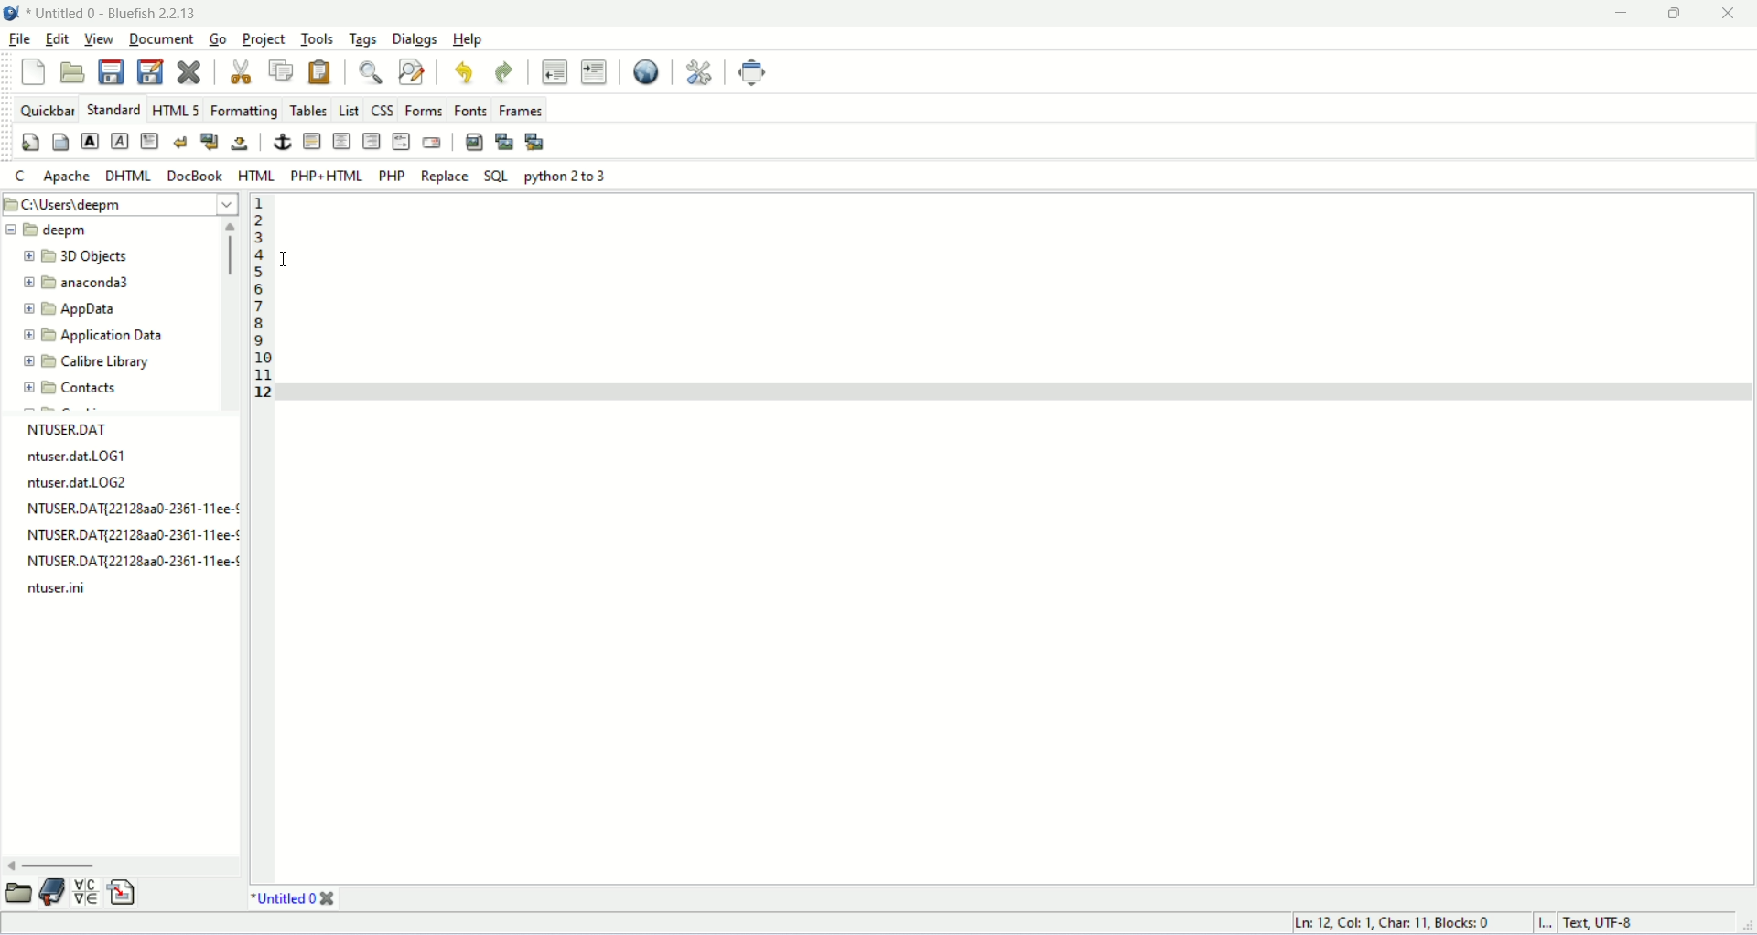 The height and width of the screenshot is (935, 1757). What do you see at coordinates (499, 177) in the screenshot?
I see `SQL` at bounding box center [499, 177].